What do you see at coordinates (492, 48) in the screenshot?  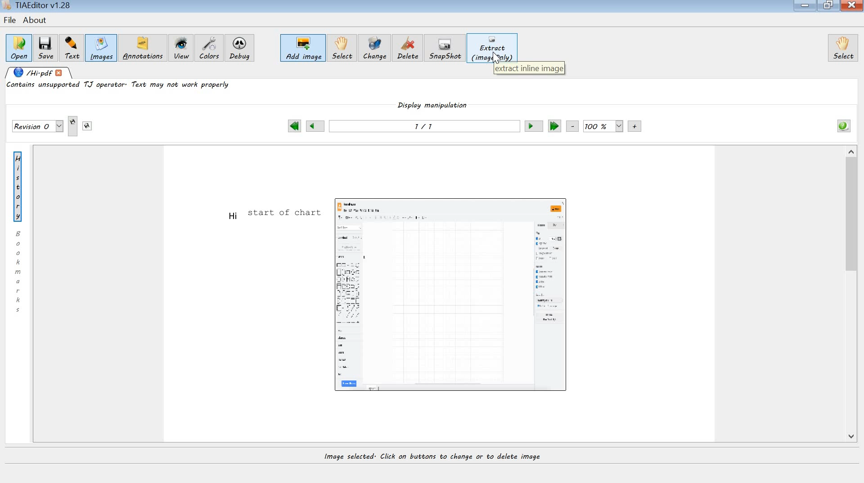 I see `extract (image only)` at bounding box center [492, 48].